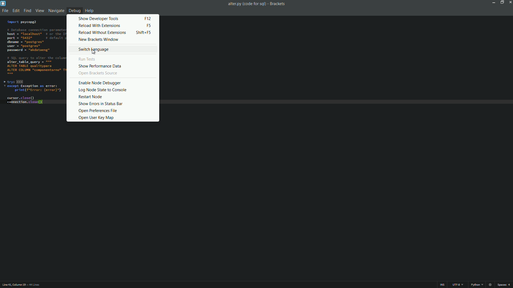 The image size is (513, 288). What do you see at coordinates (101, 66) in the screenshot?
I see `Show performance data` at bounding box center [101, 66].